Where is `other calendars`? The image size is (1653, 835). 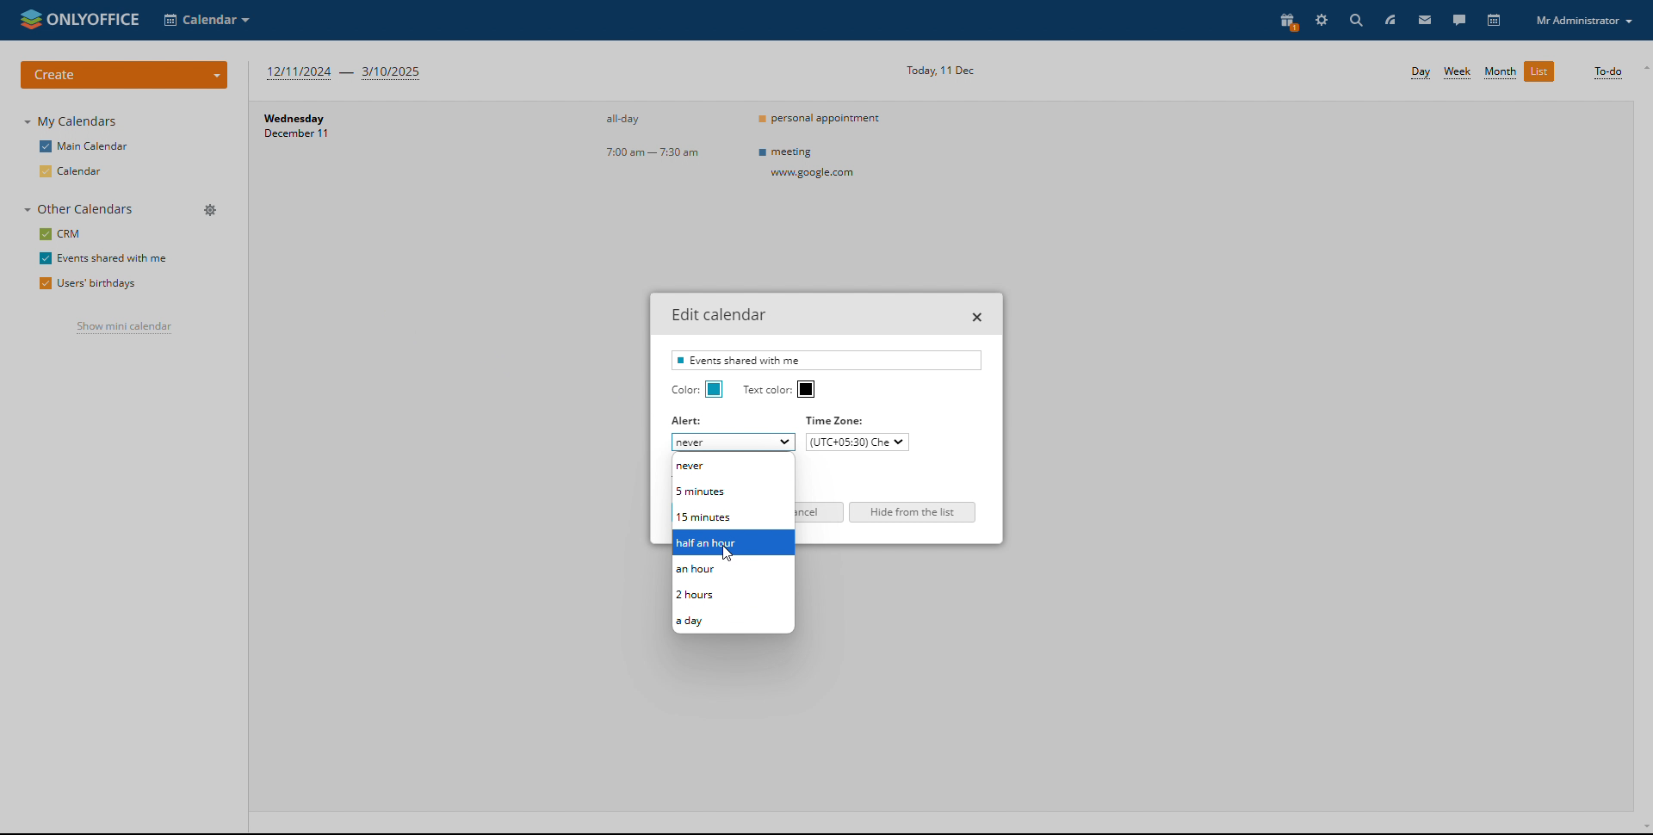 other calendars is located at coordinates (80, 208).